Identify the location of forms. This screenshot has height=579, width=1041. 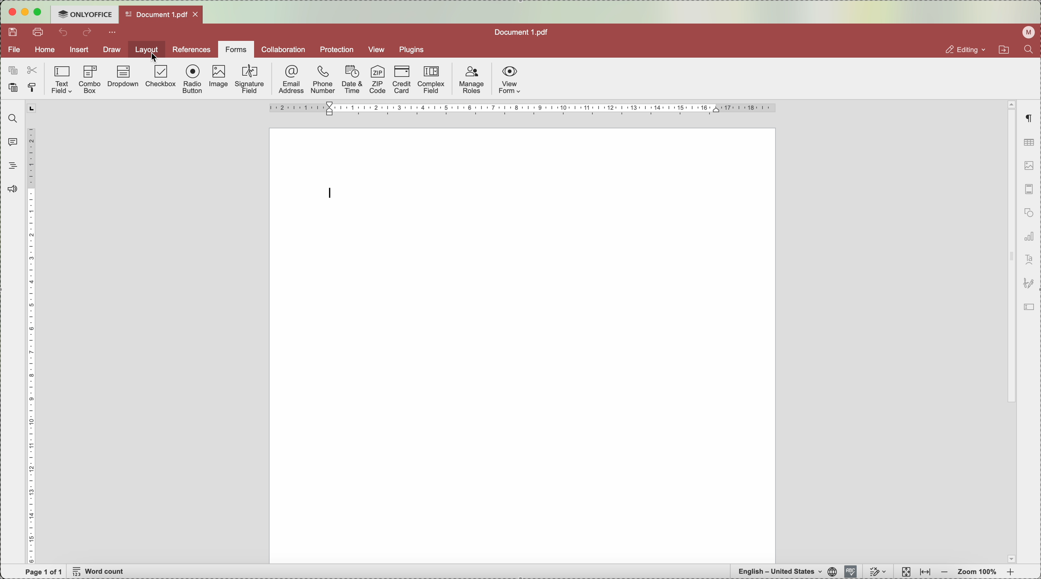
(236, 49).